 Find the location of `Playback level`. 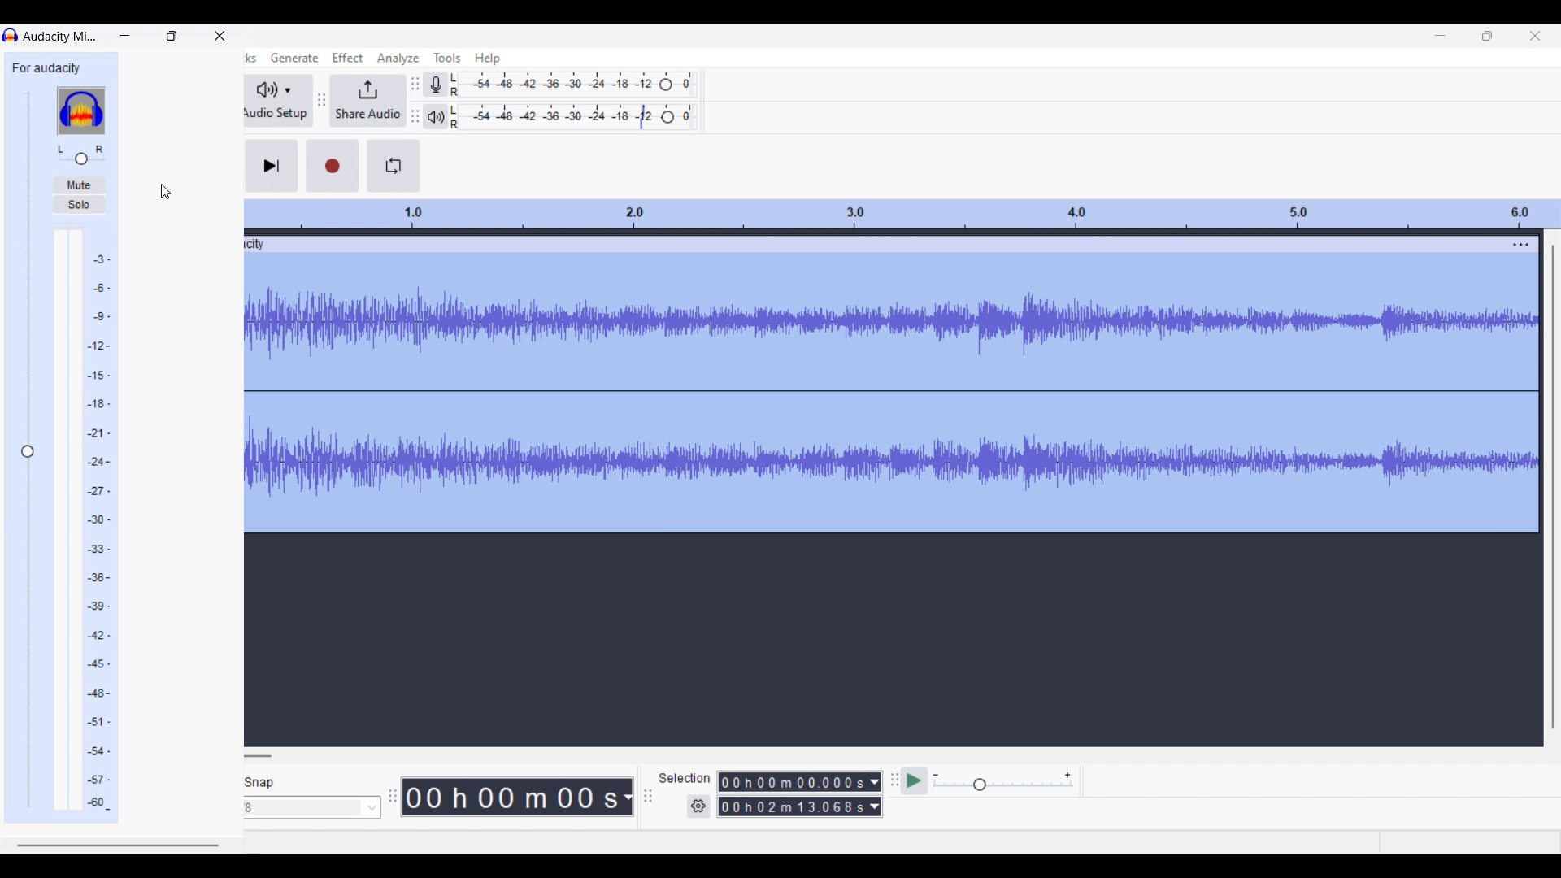

Playback level is located at coordinates (573, 117).